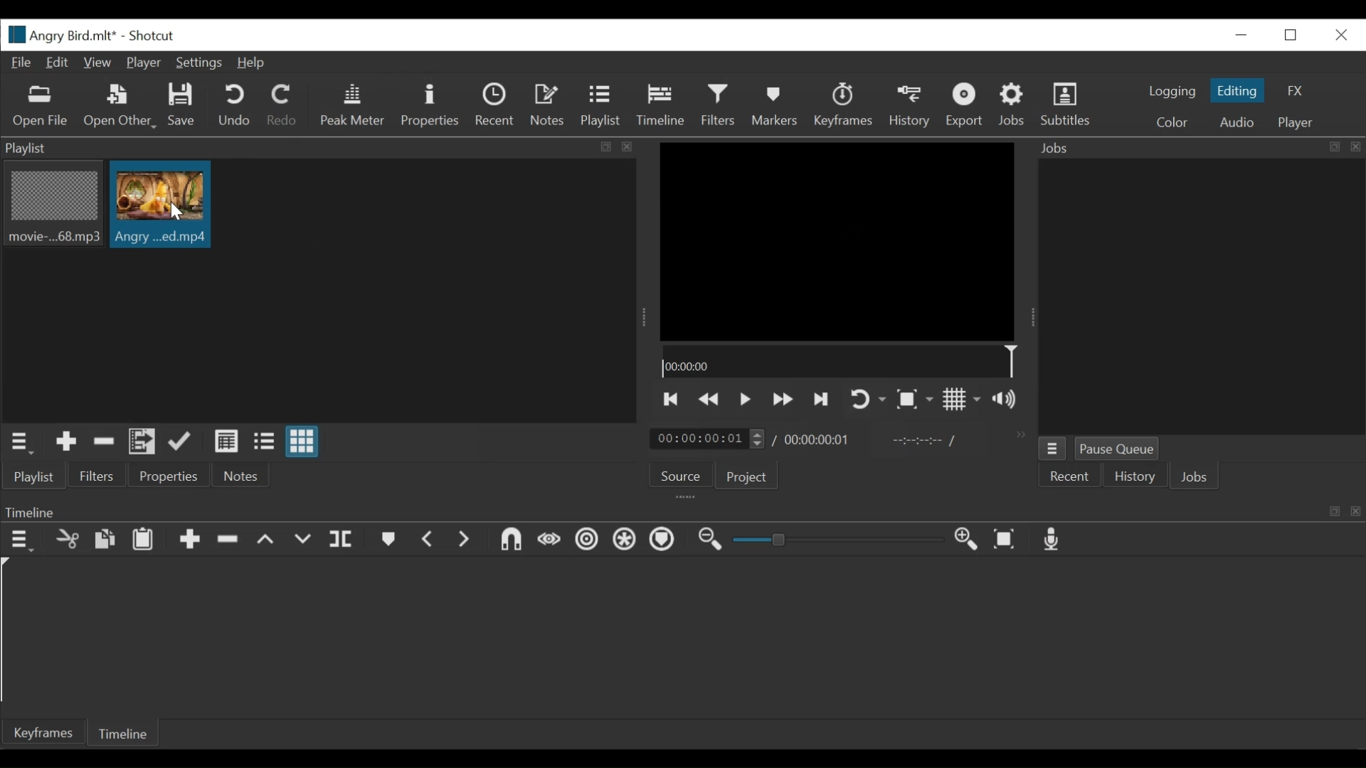  Describe the element at coordinates (233, 106) in the screenshot. I see `Undo` at that location.